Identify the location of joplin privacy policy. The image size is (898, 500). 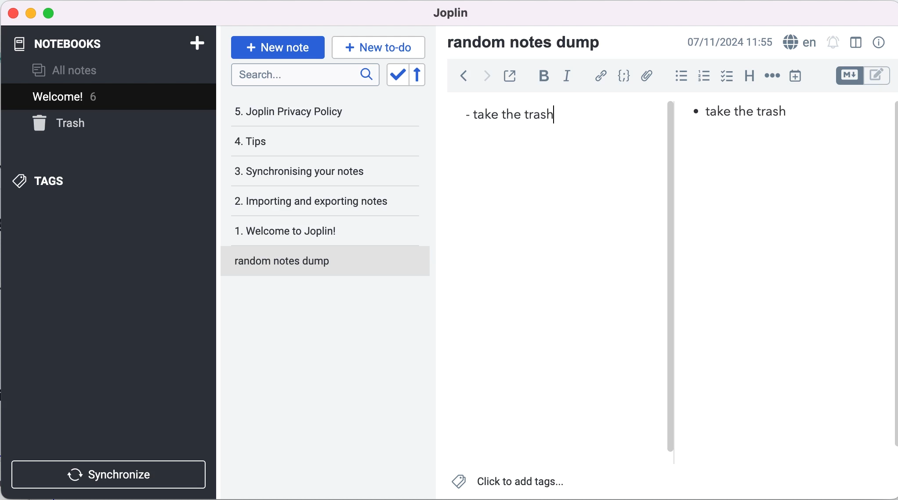
(299, 111).